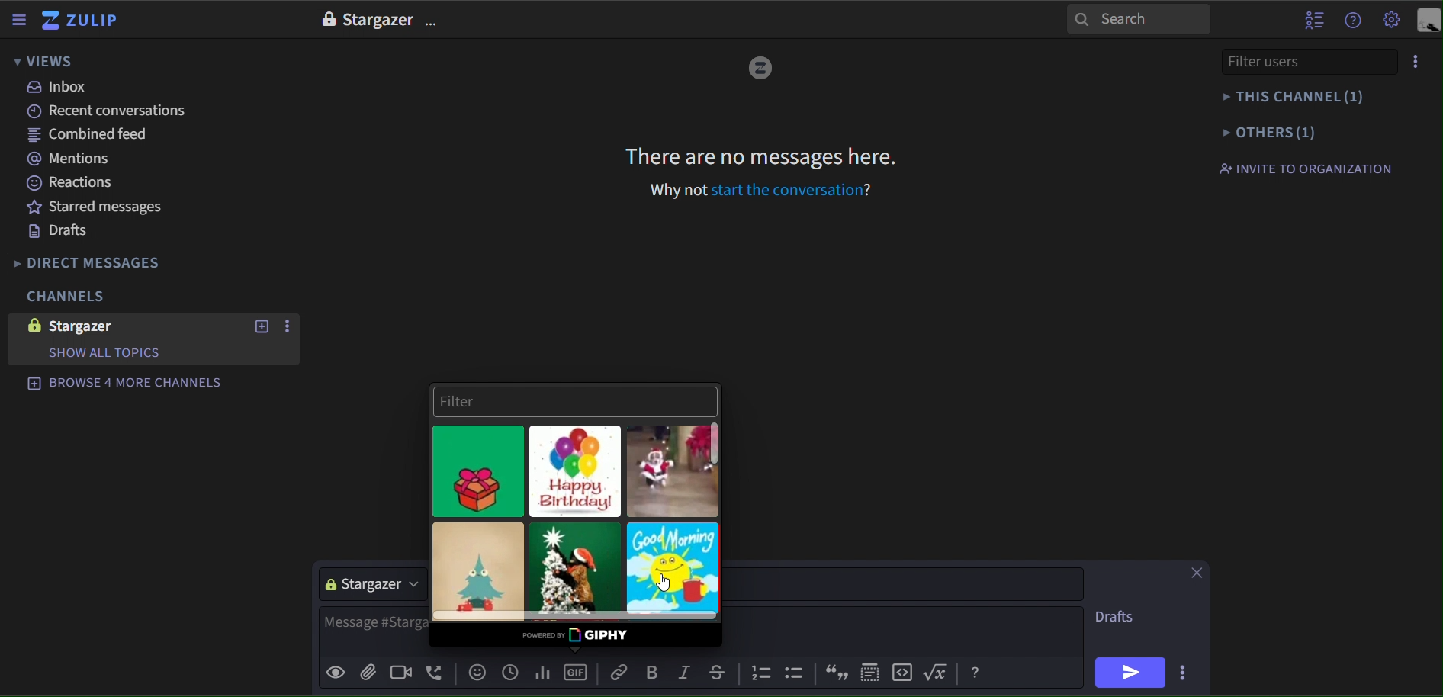 This screenshot has width=1443, height=697. Describe the element at coordinates (763, 674) in the screenshot. I see `listing` at that location.